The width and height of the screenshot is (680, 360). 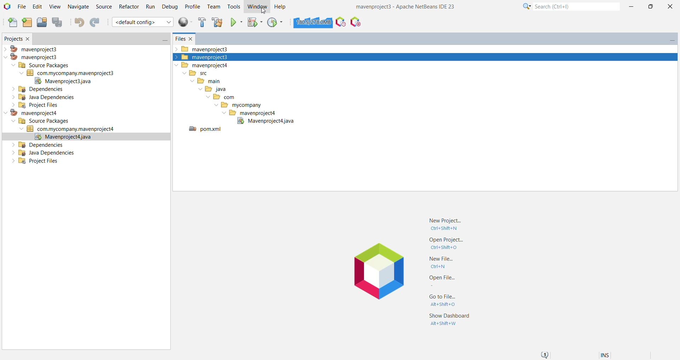 I want to click on java, so click(x=212, y=89).